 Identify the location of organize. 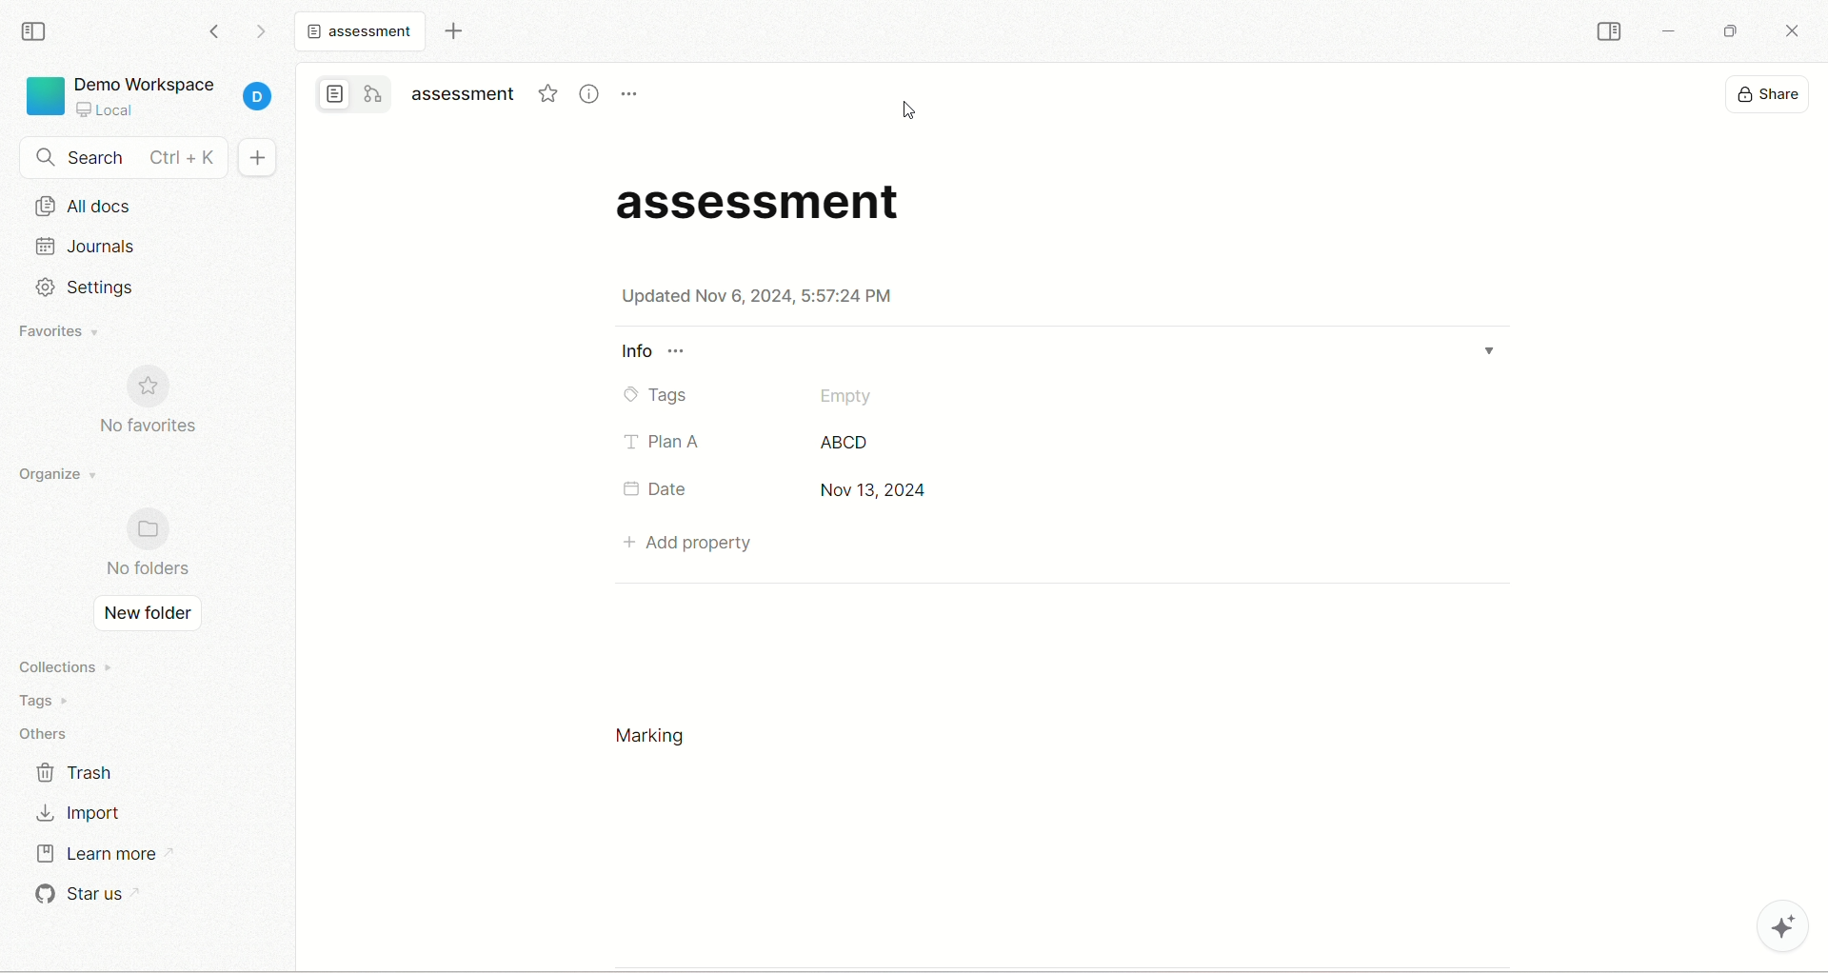
(59, 471).